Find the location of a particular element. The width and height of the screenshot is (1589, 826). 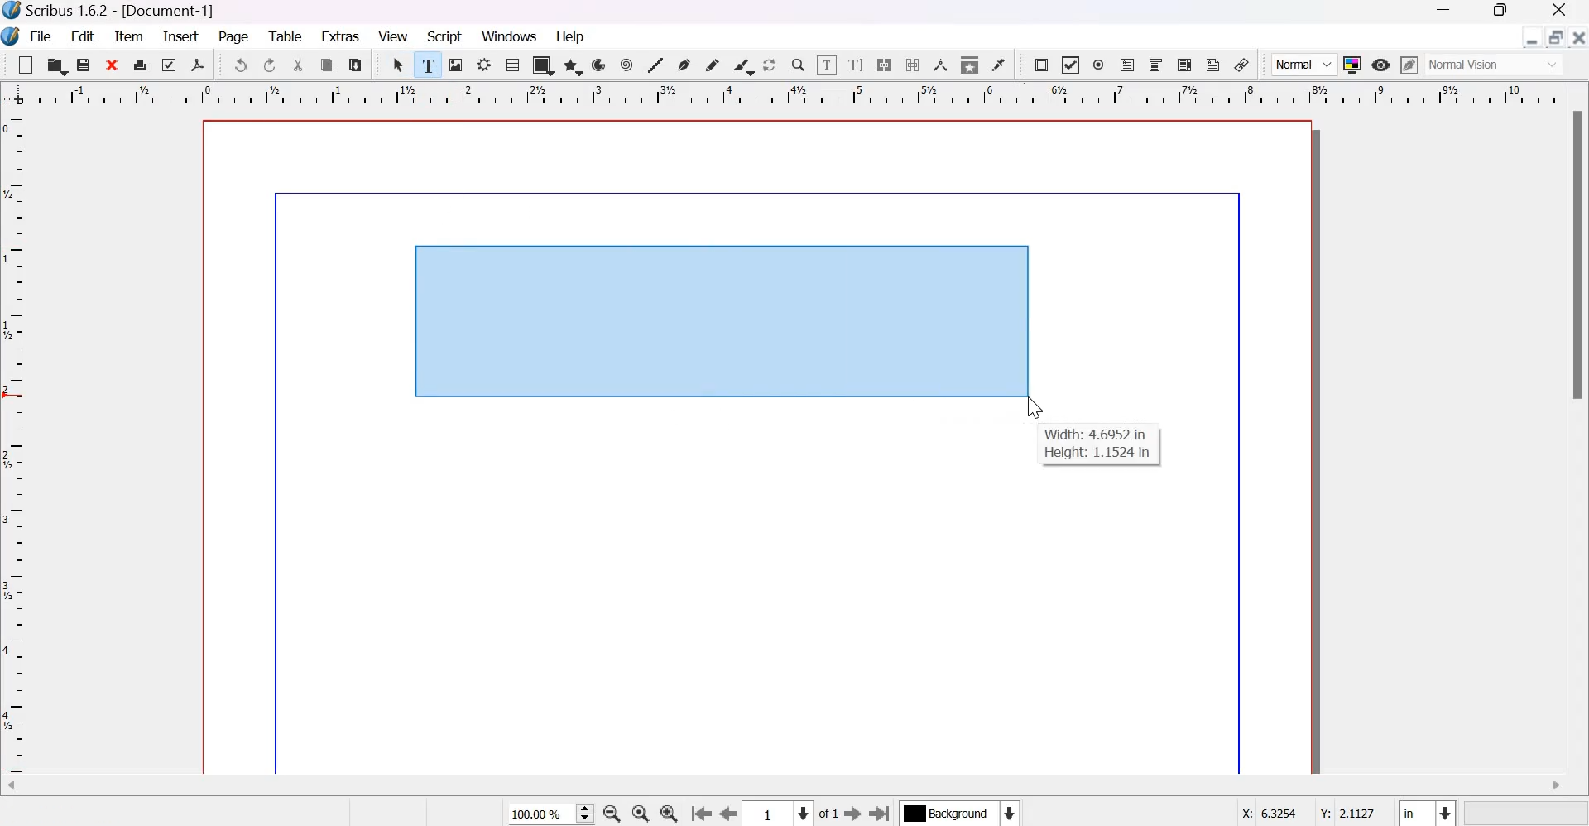

windows is located at coordinates (511, 37).